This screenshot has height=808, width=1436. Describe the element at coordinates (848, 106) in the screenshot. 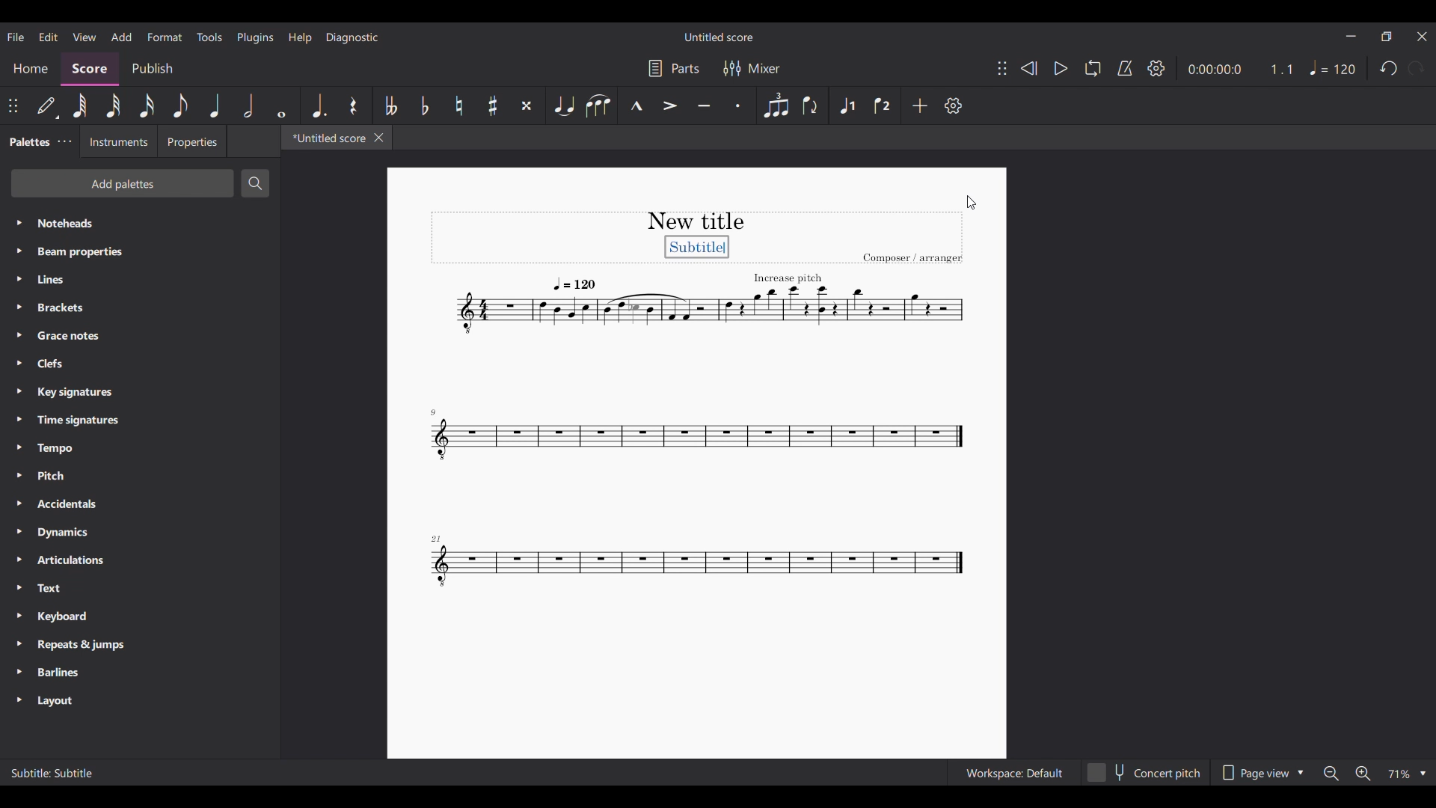

I see `Voice 1` at that location.